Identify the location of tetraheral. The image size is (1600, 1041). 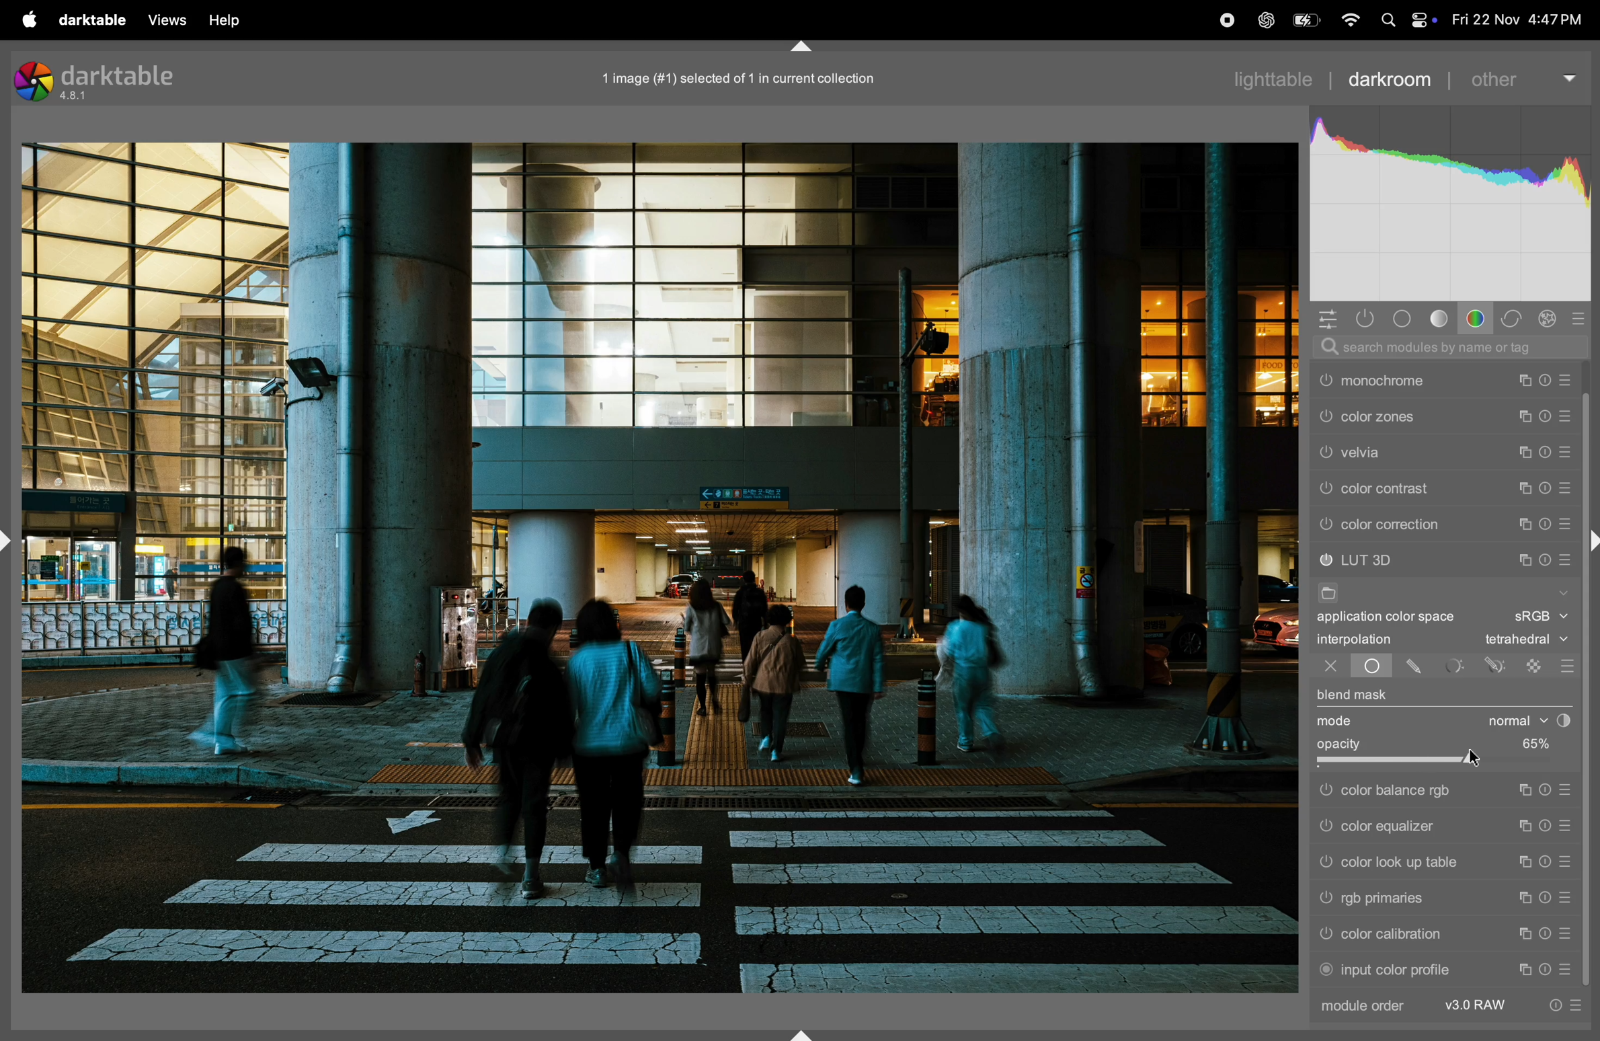
(1521, 640).